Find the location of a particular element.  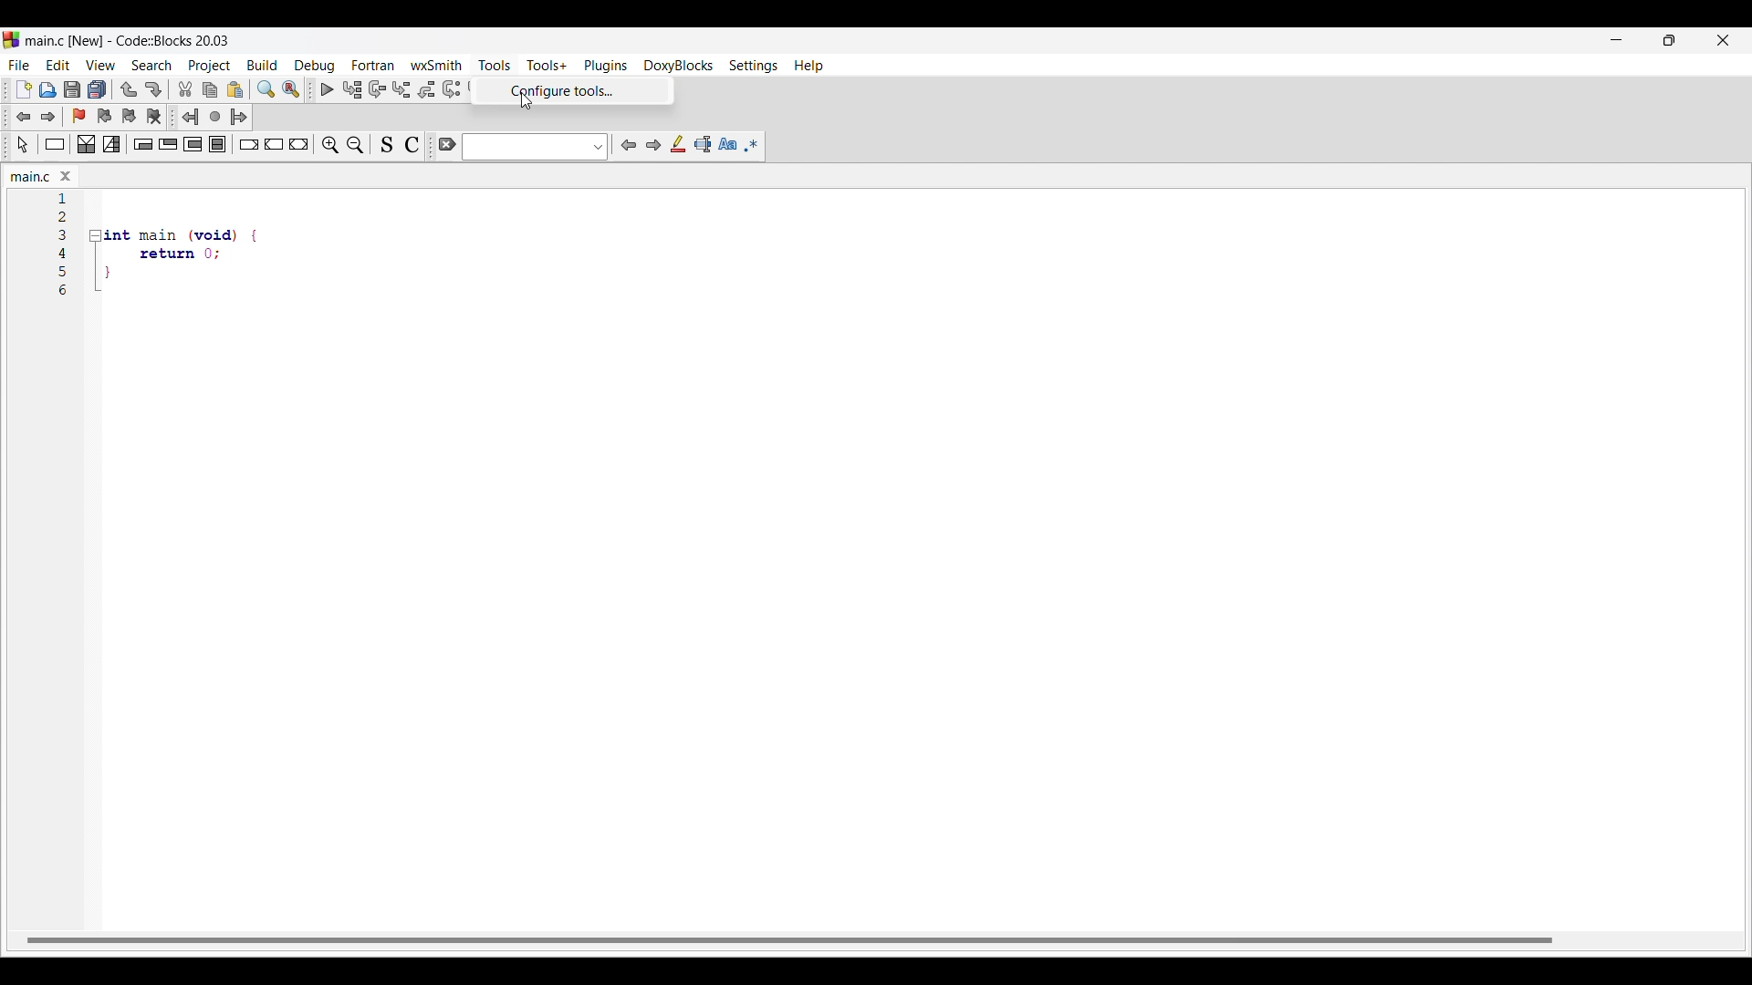

Open is located at coordinates (47, 90).